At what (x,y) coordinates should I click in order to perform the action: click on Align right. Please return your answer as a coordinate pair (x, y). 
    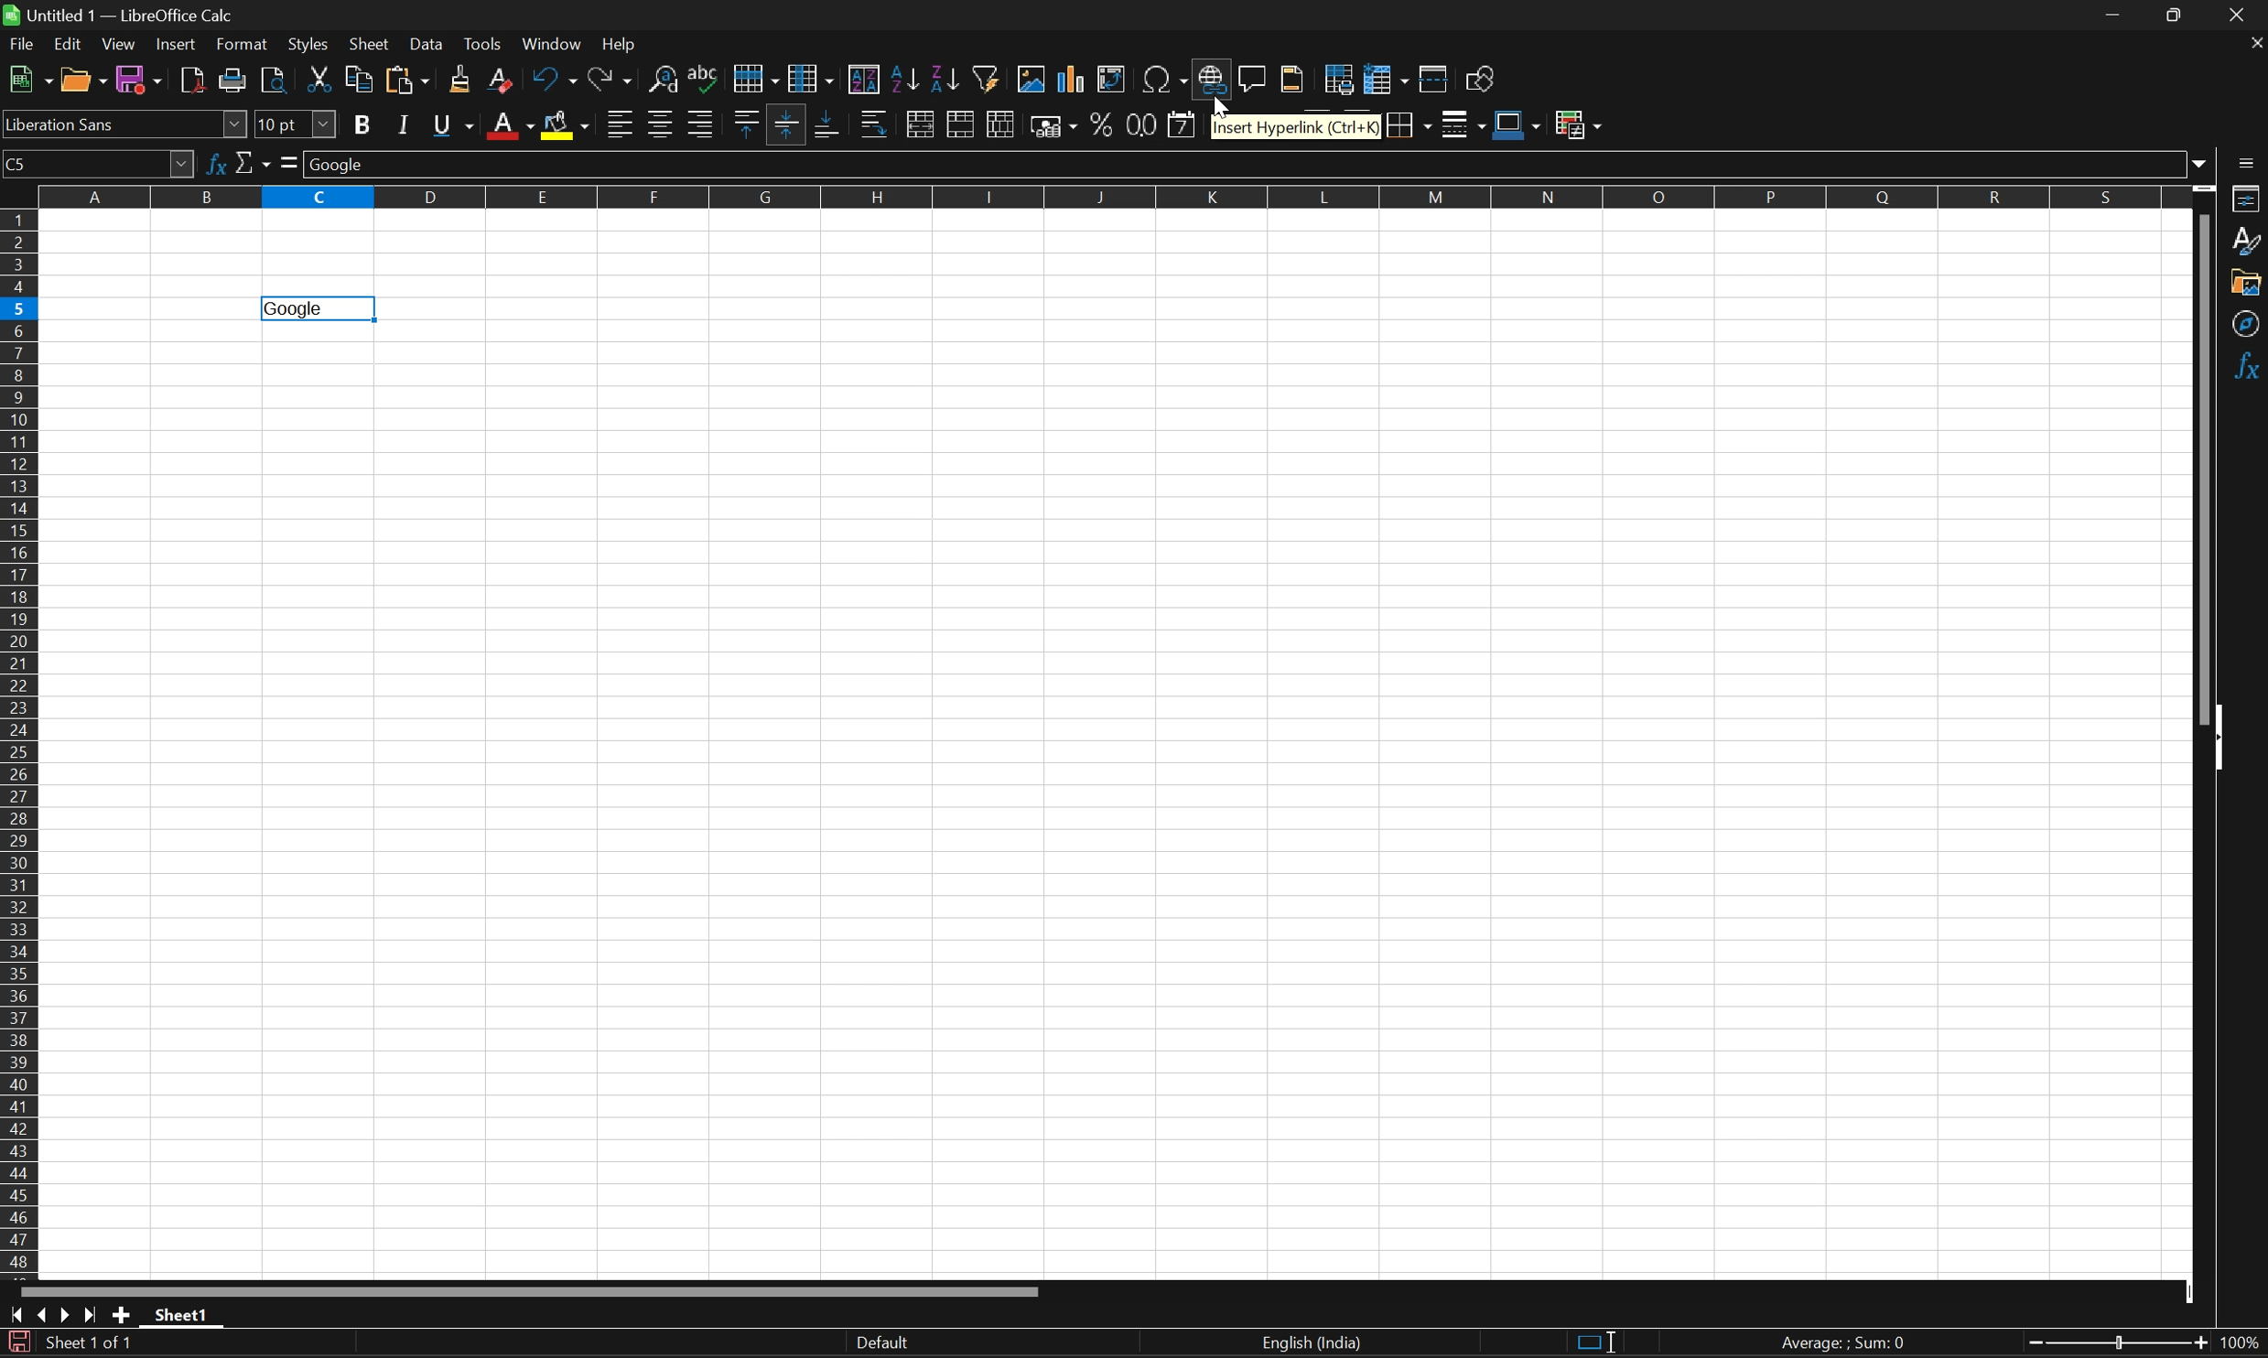
    Looking at the image, I should click on (702, 124).